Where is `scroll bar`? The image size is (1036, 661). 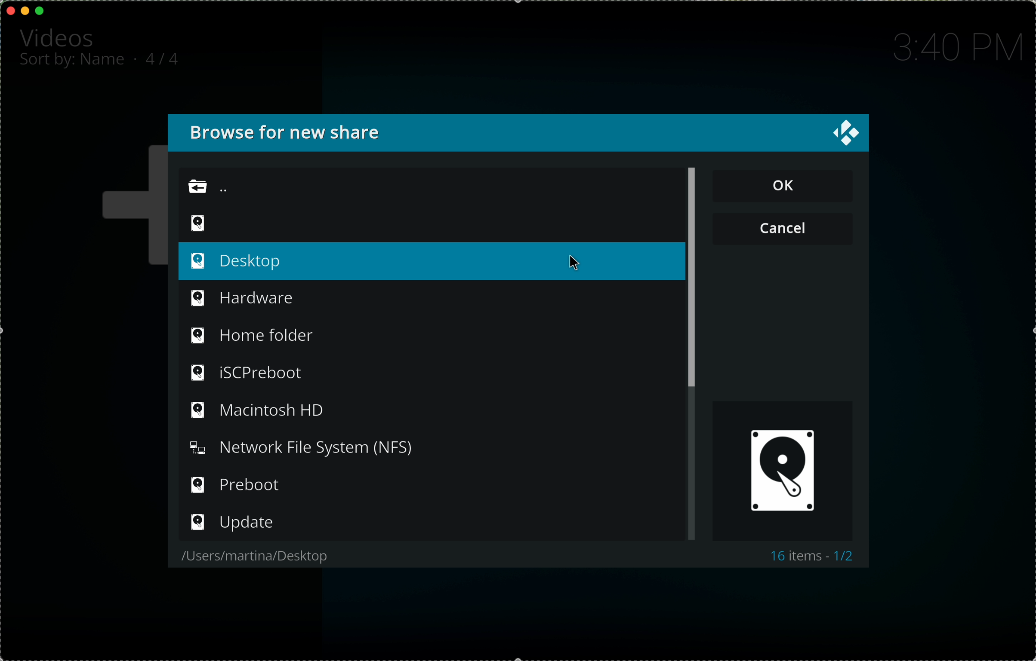 scroll bar is located at coordinates (695, 278).